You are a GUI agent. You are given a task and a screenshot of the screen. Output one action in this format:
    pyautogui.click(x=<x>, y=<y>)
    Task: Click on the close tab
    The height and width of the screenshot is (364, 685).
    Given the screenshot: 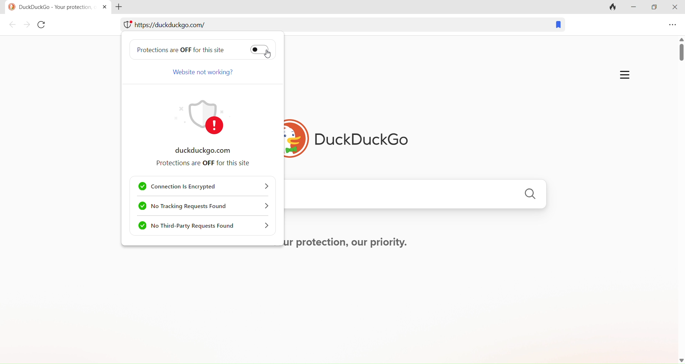 What is the action you would take?
    pyautogui.click(x=103, y=6)
    